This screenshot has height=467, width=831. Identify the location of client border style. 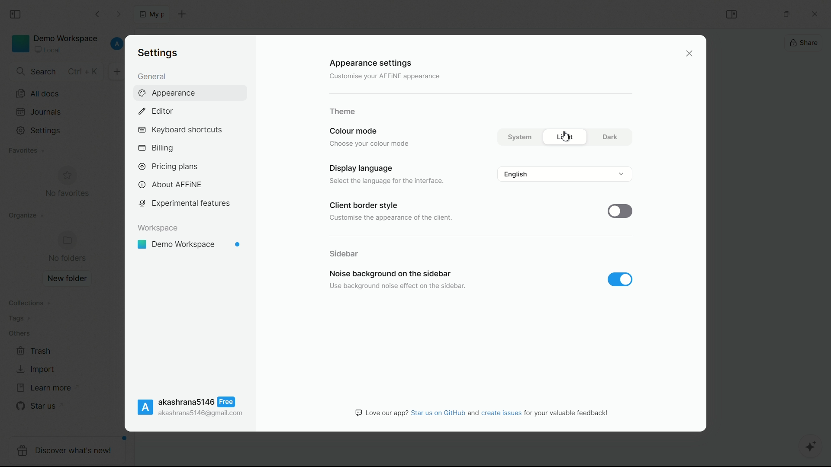
(362, 206).